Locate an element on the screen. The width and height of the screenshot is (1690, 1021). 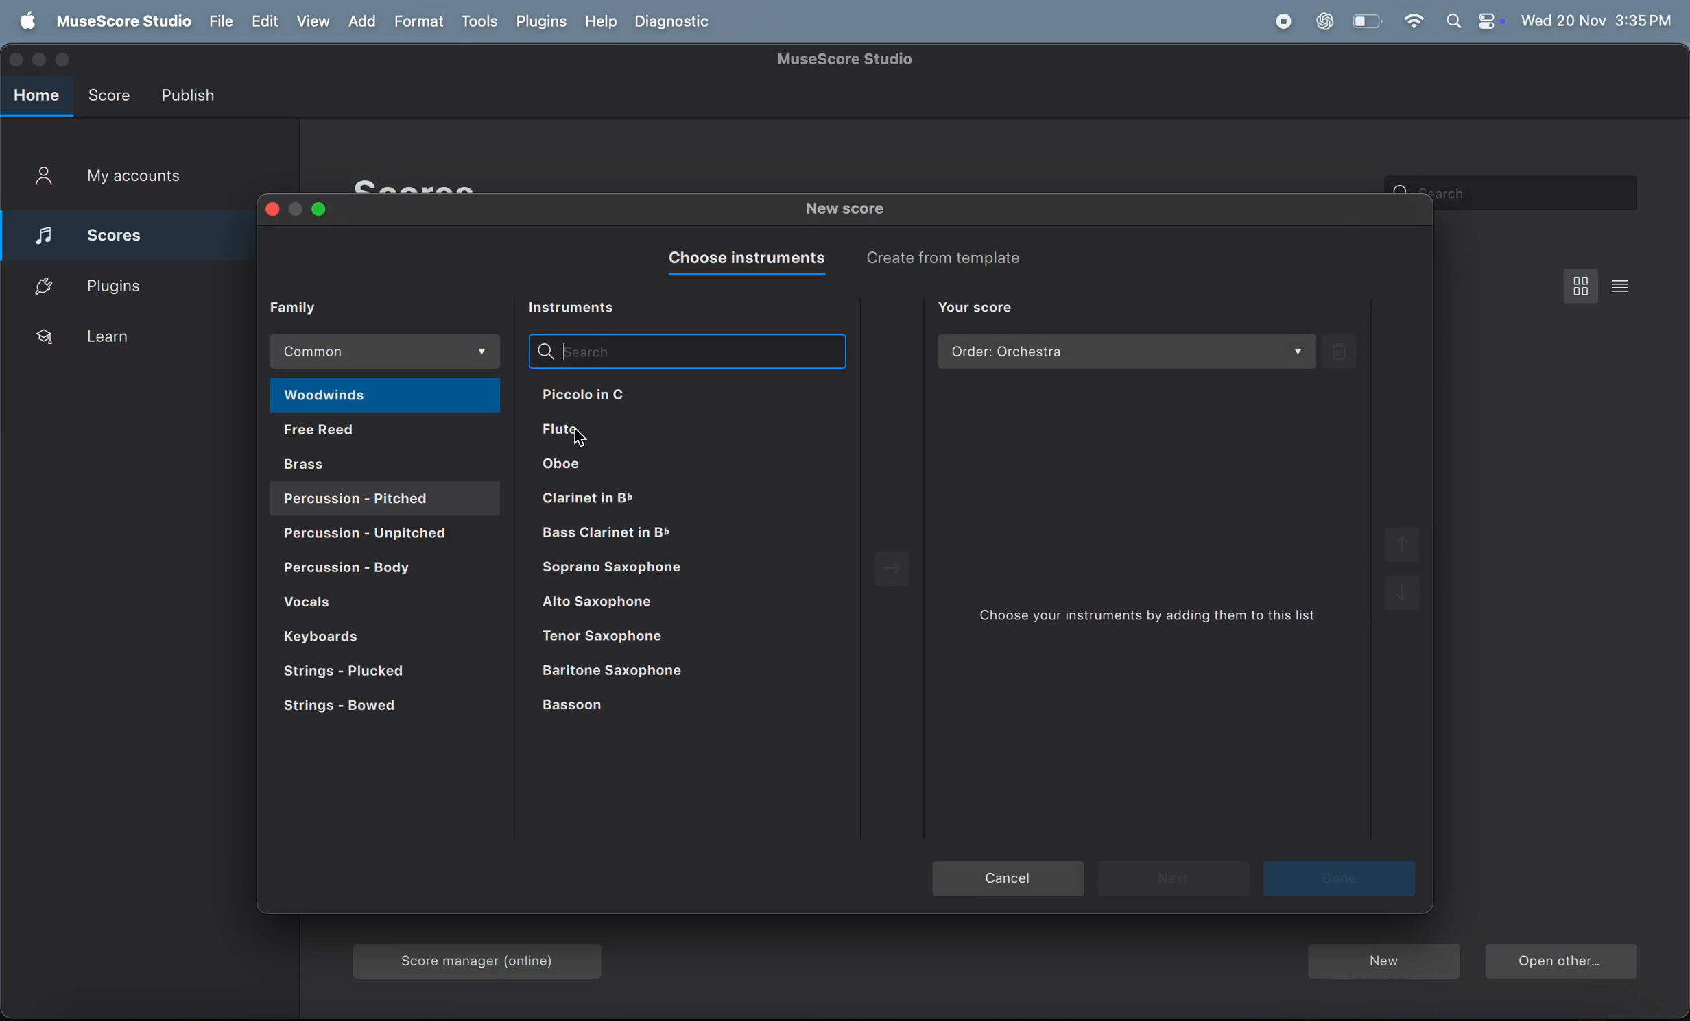
percussion pitched is located at coordinates (368, 535).